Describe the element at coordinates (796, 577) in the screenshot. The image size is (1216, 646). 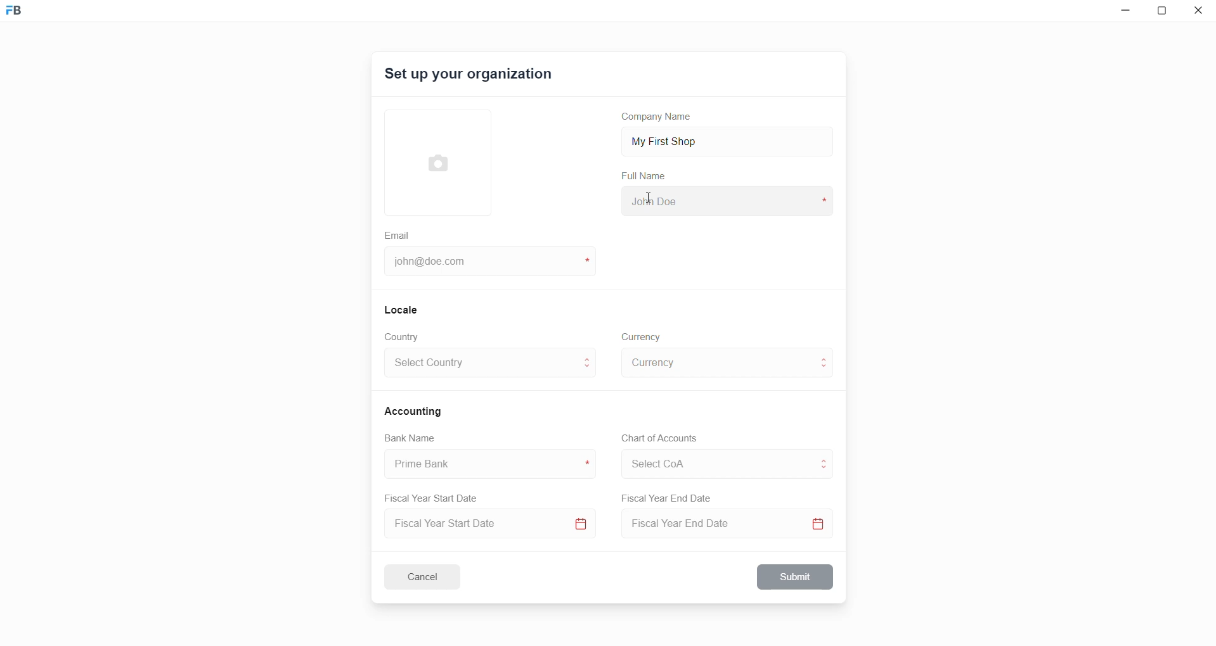
I see `Submit ` at that location.